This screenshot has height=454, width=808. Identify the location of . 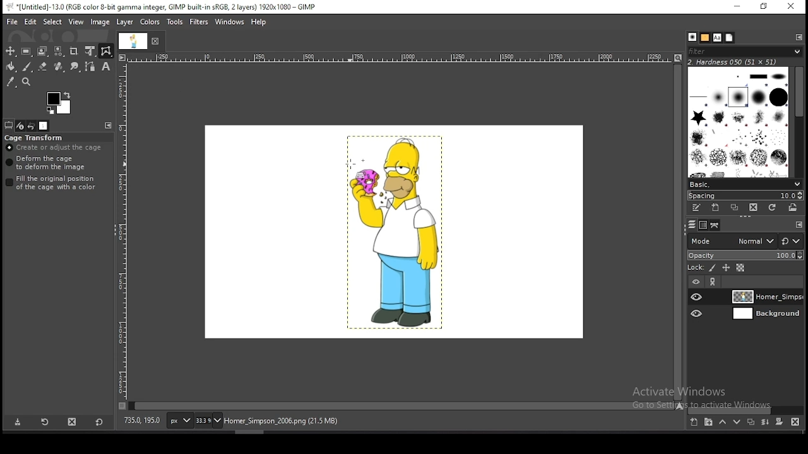
(800, 224).